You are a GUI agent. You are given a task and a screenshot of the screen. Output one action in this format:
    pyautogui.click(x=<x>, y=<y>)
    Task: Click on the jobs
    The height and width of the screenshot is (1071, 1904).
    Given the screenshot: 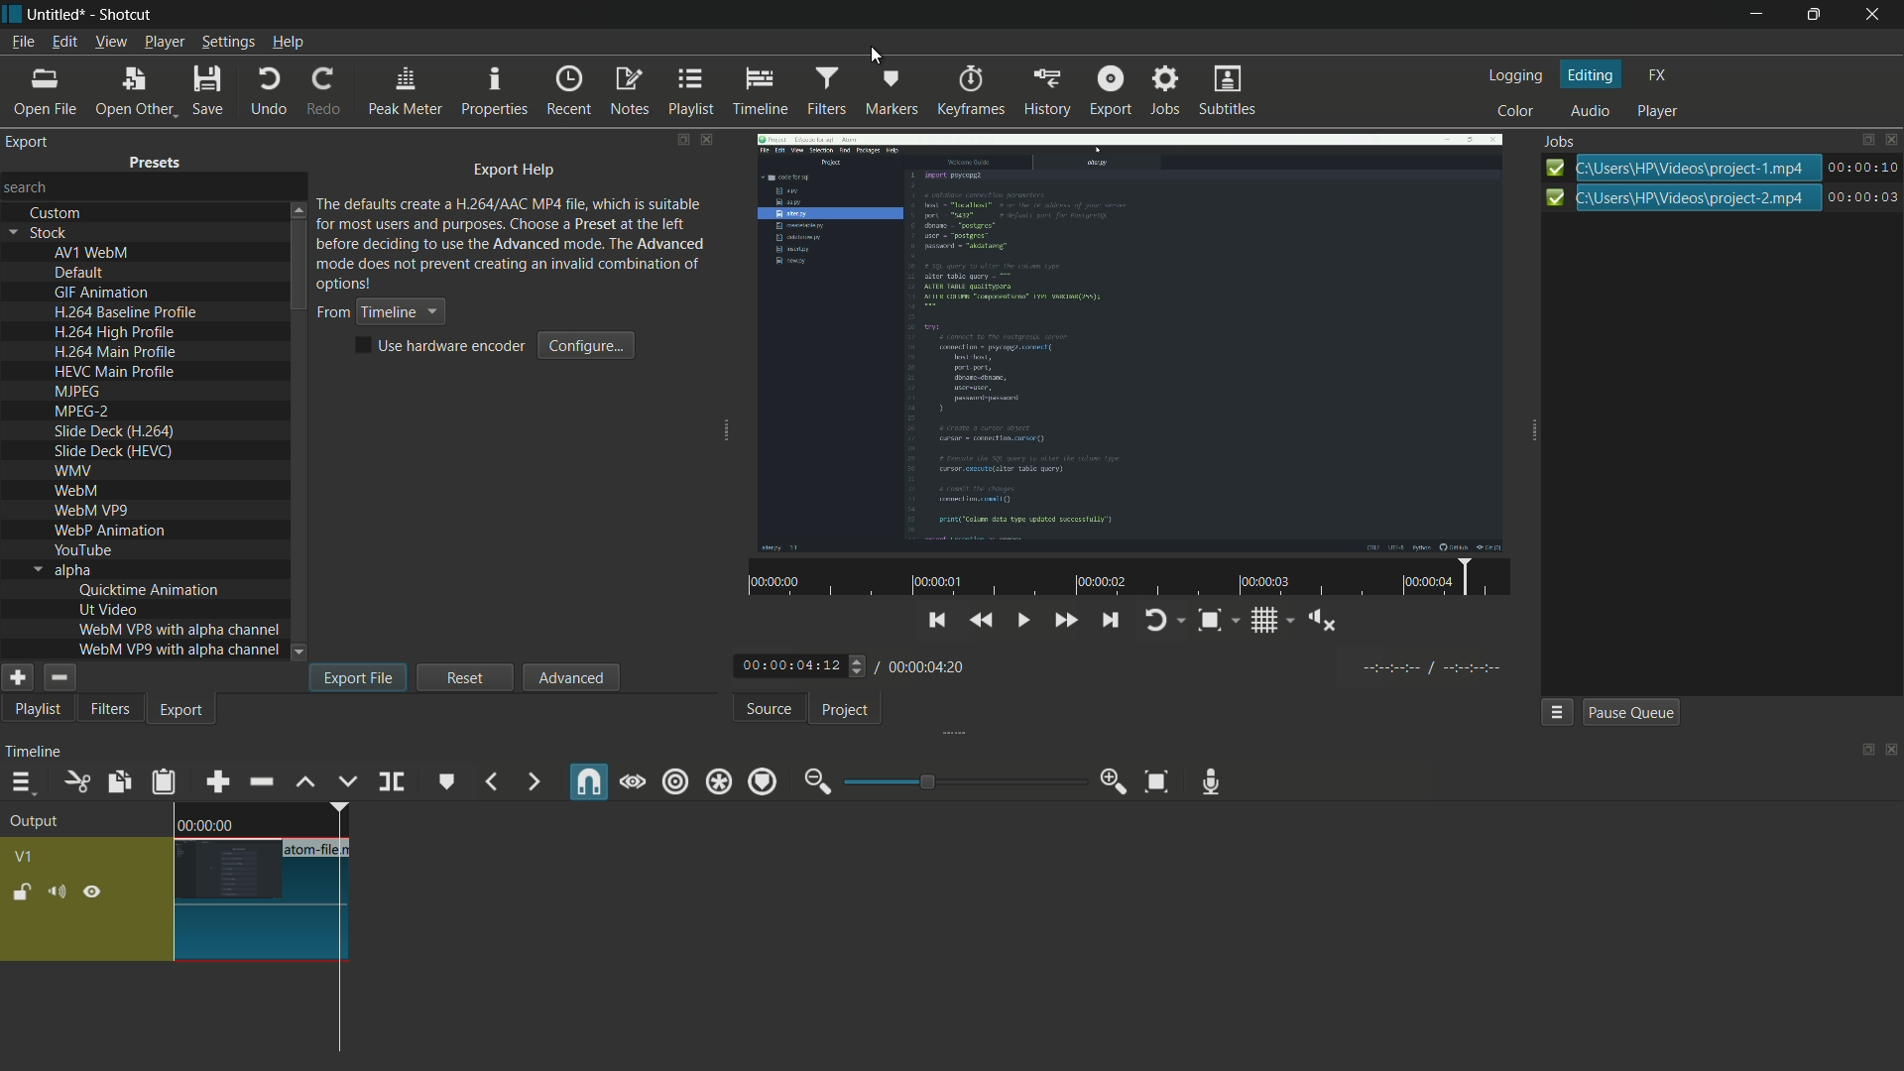 What is the action you would take?
    pyautogui.click(x=1168, y=91)
    